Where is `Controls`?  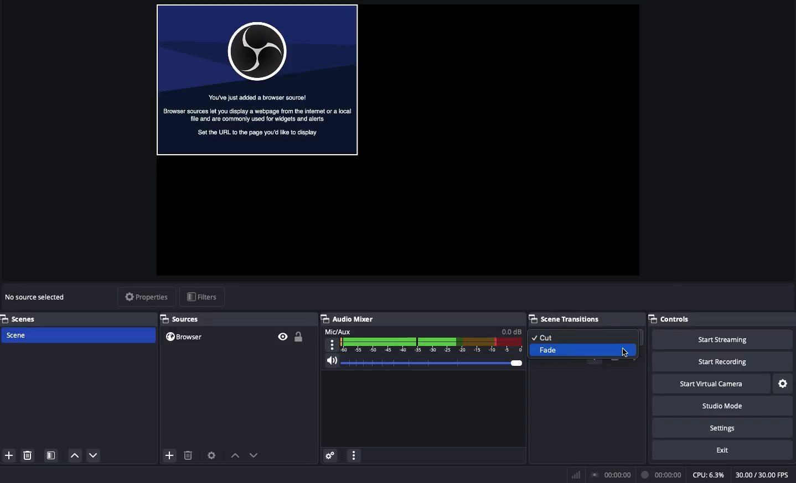 Controls is located at coordinates (676, 319).